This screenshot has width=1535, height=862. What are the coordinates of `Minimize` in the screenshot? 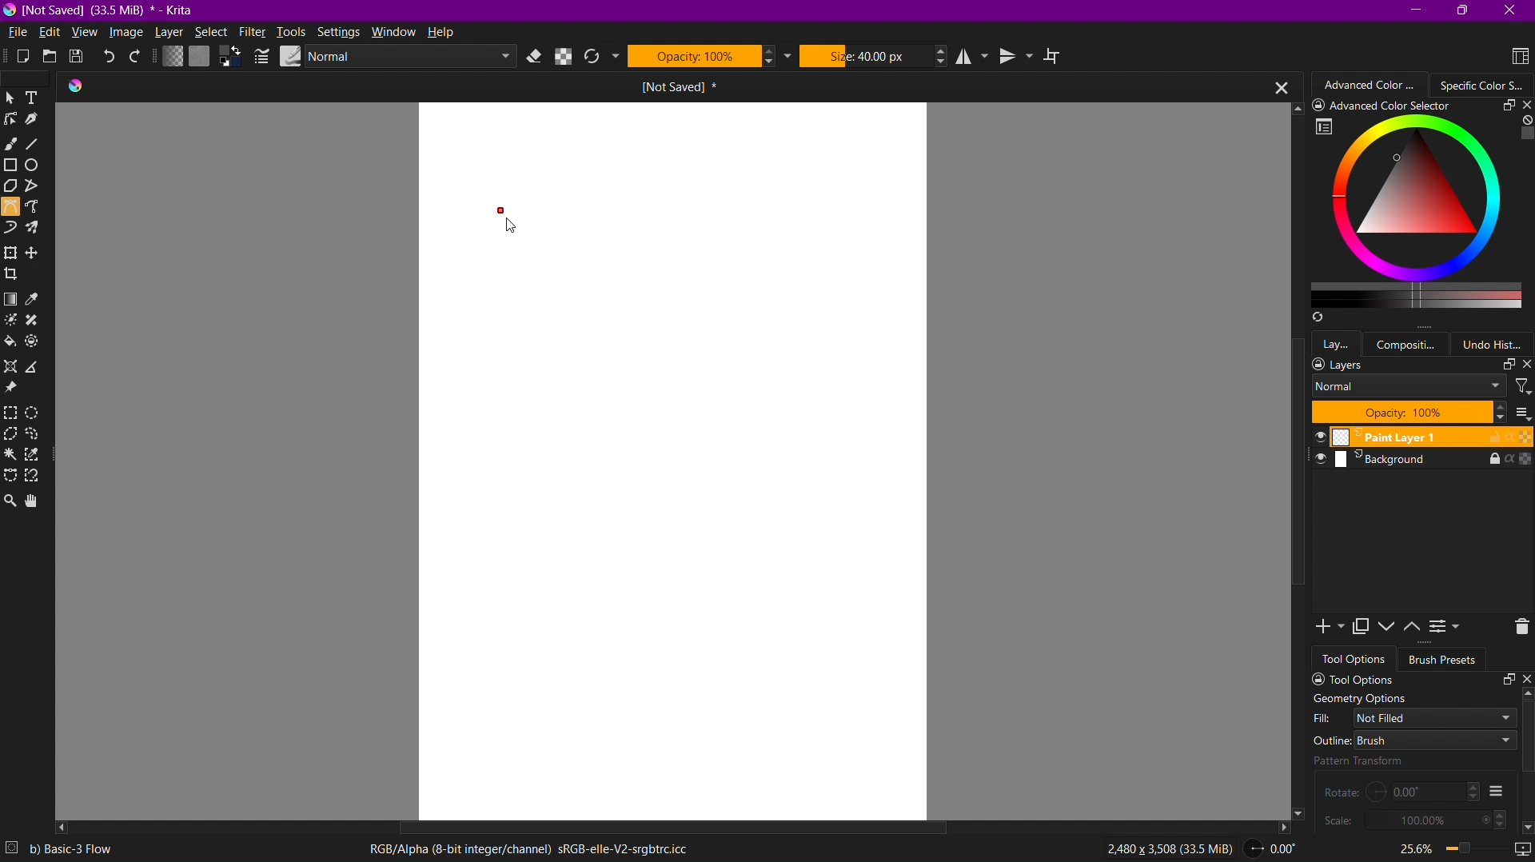 It's located at (1414, 10).